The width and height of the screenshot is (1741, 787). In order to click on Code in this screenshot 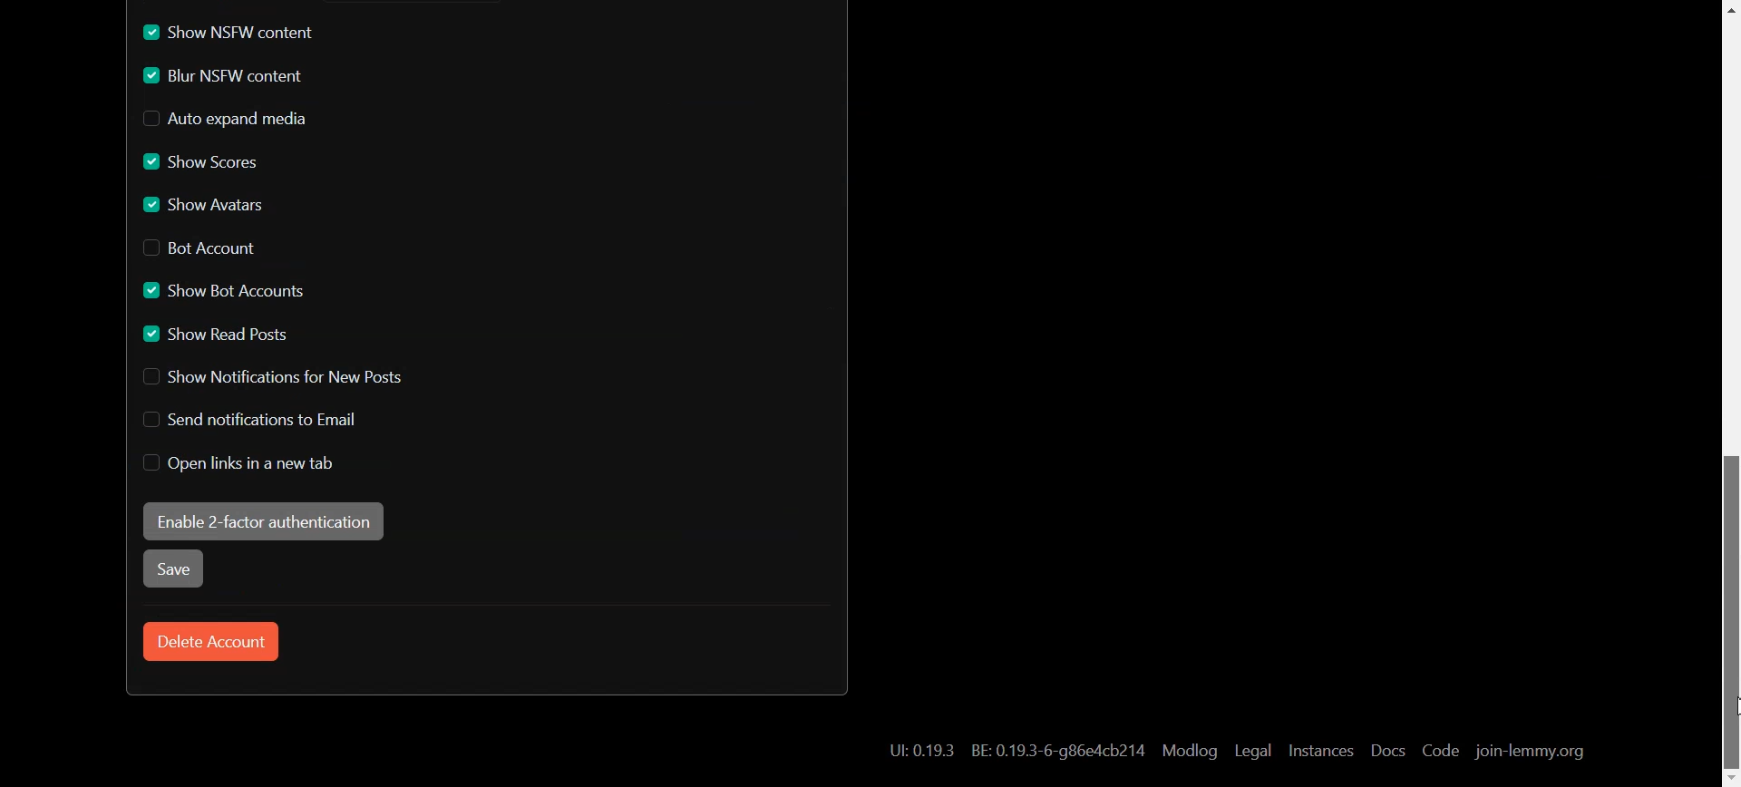, I will do `click(1441, 751)`.